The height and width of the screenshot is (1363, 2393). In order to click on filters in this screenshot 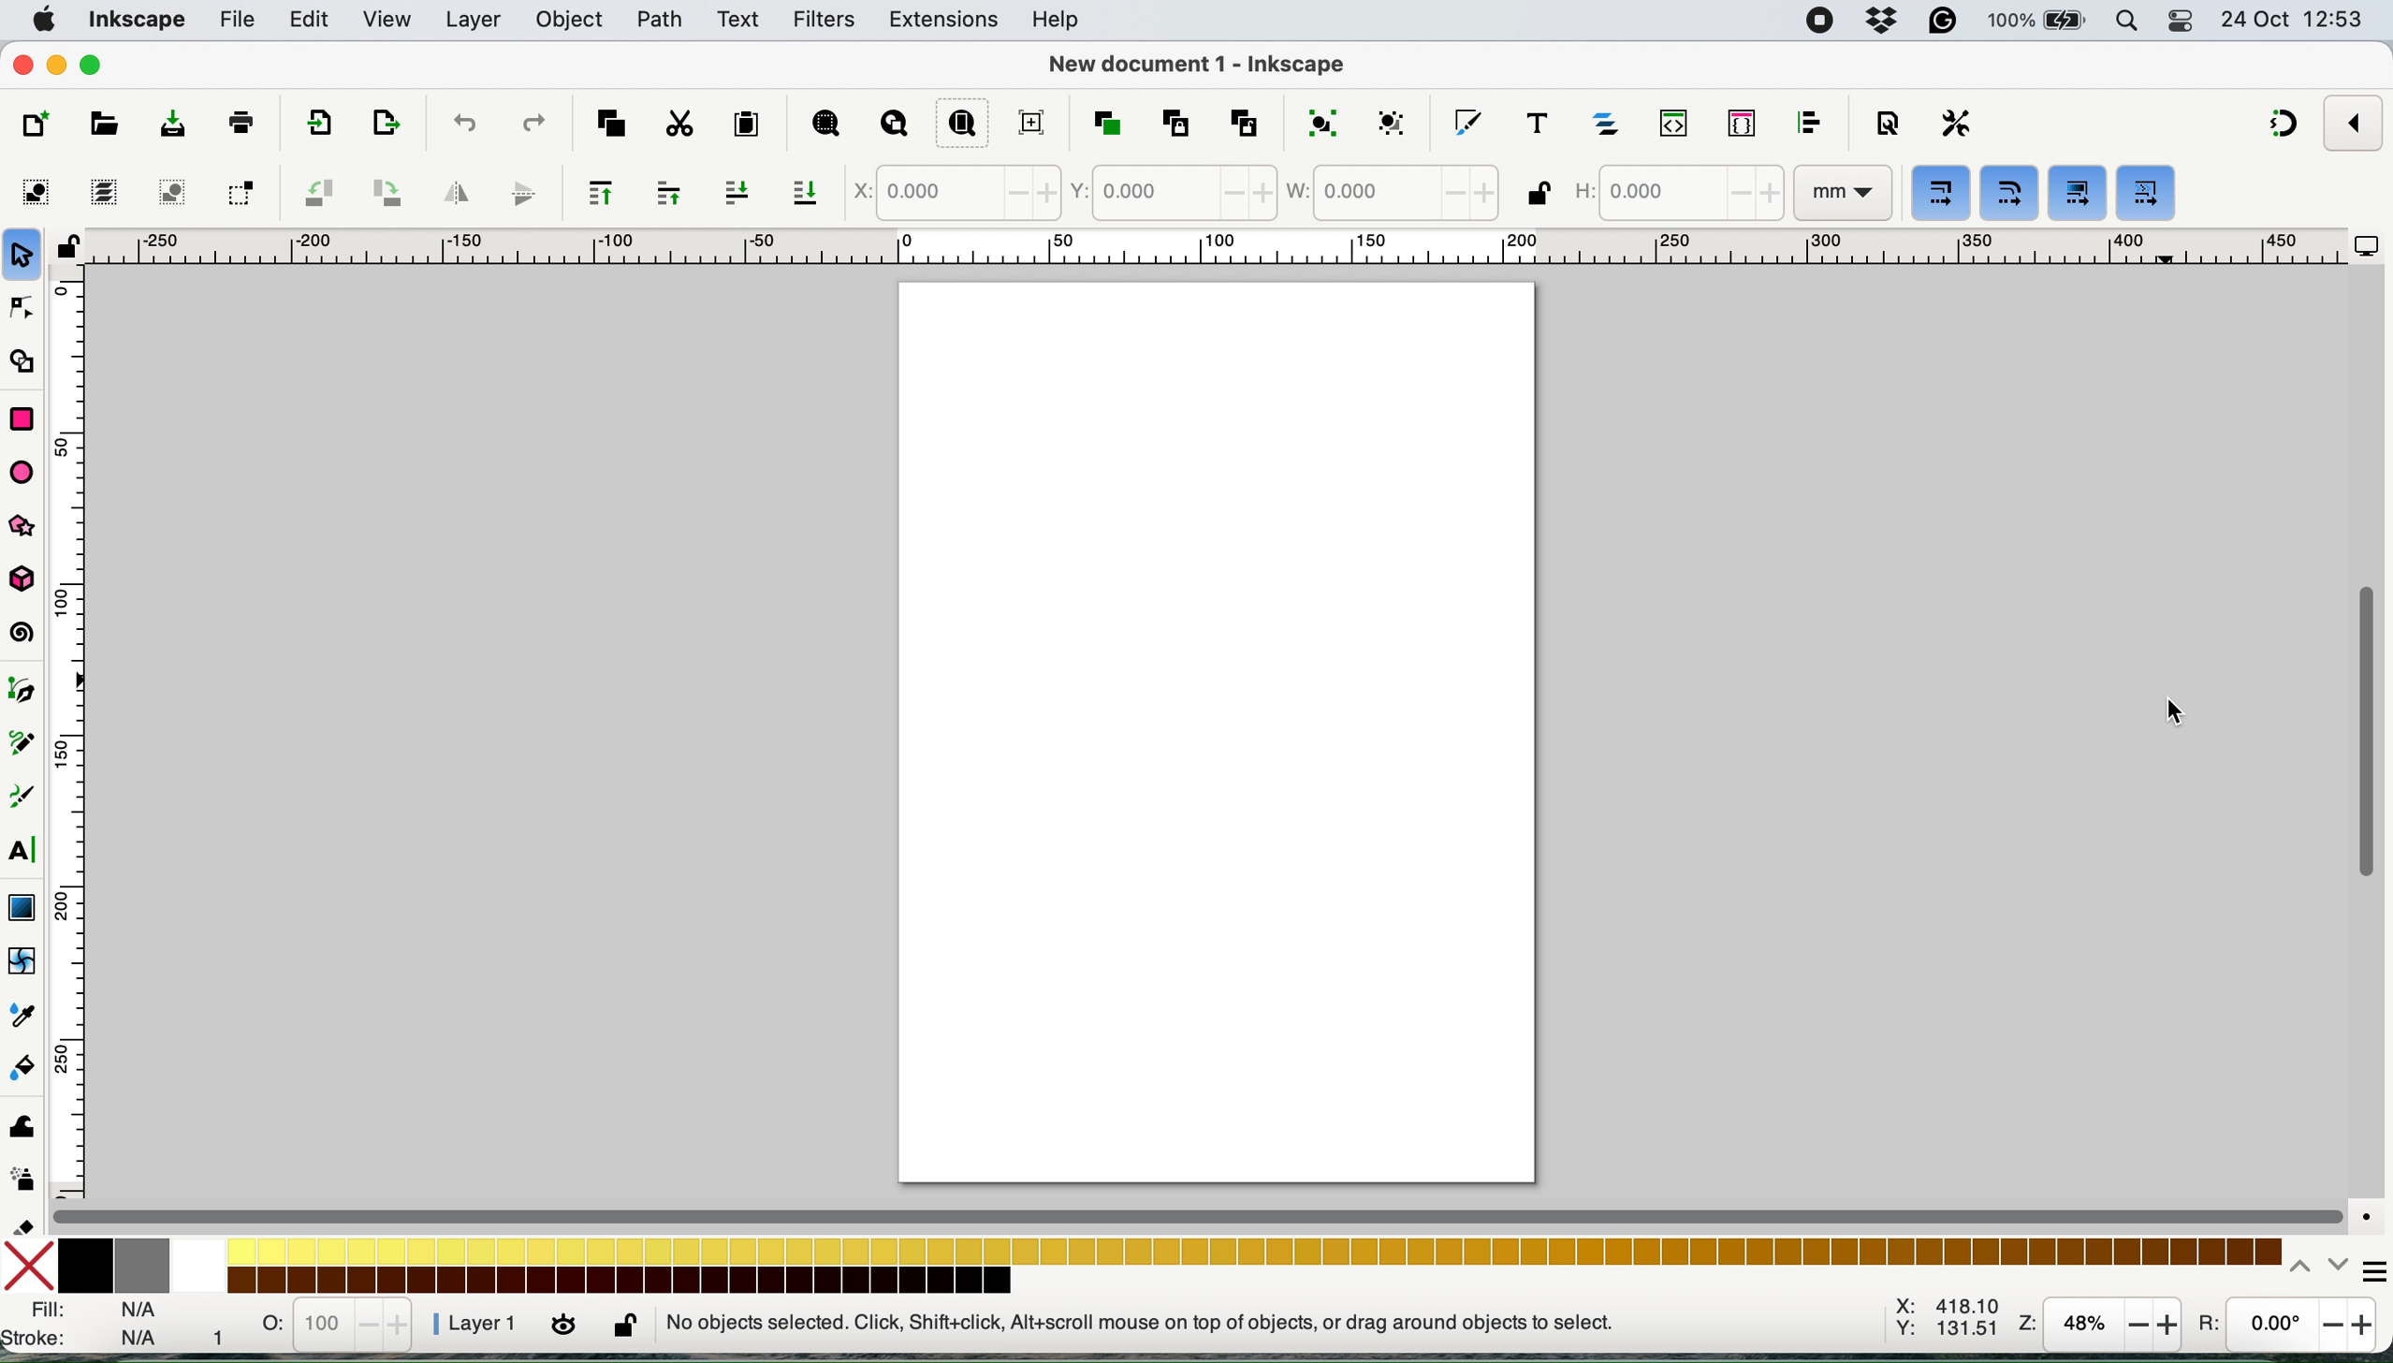, I will do `click(826, 22)`.